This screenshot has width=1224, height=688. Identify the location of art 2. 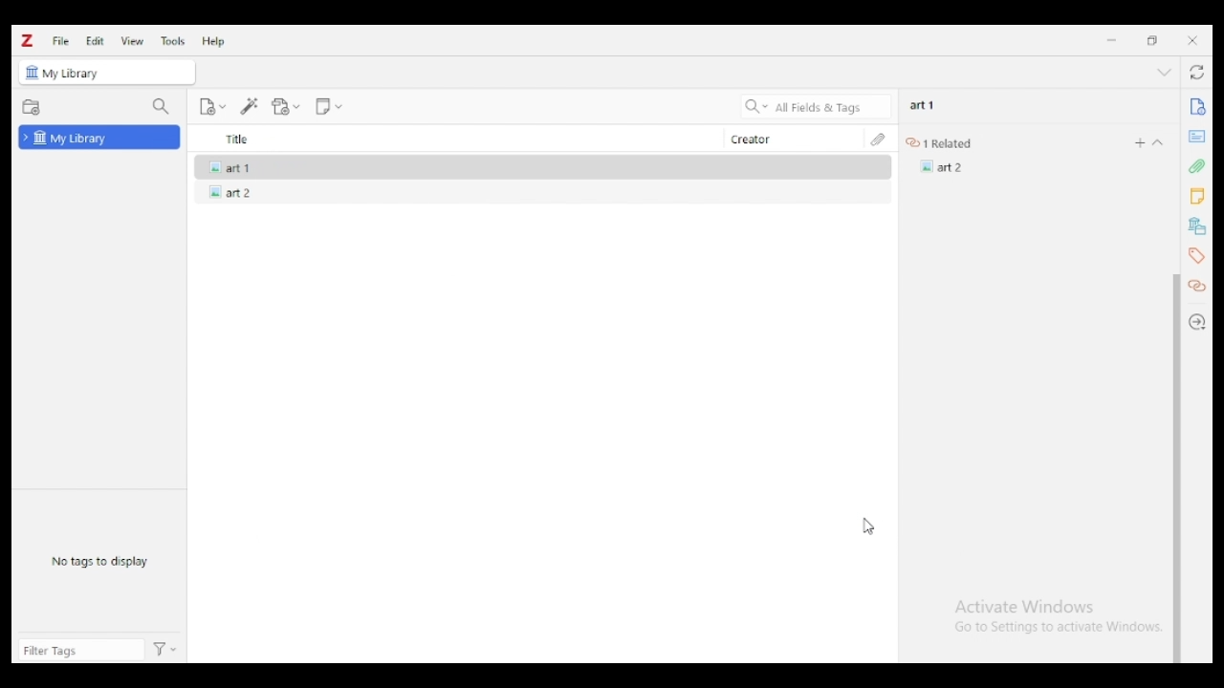
(227, 192).